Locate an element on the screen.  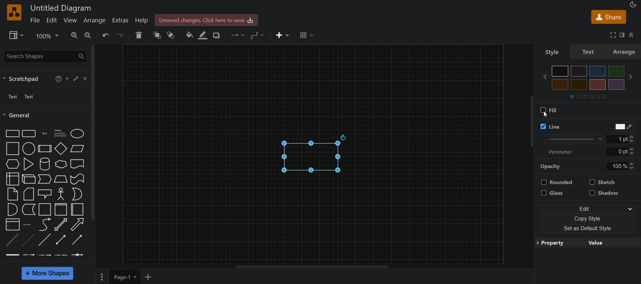
vertical container is located at coordinates (60, 209).